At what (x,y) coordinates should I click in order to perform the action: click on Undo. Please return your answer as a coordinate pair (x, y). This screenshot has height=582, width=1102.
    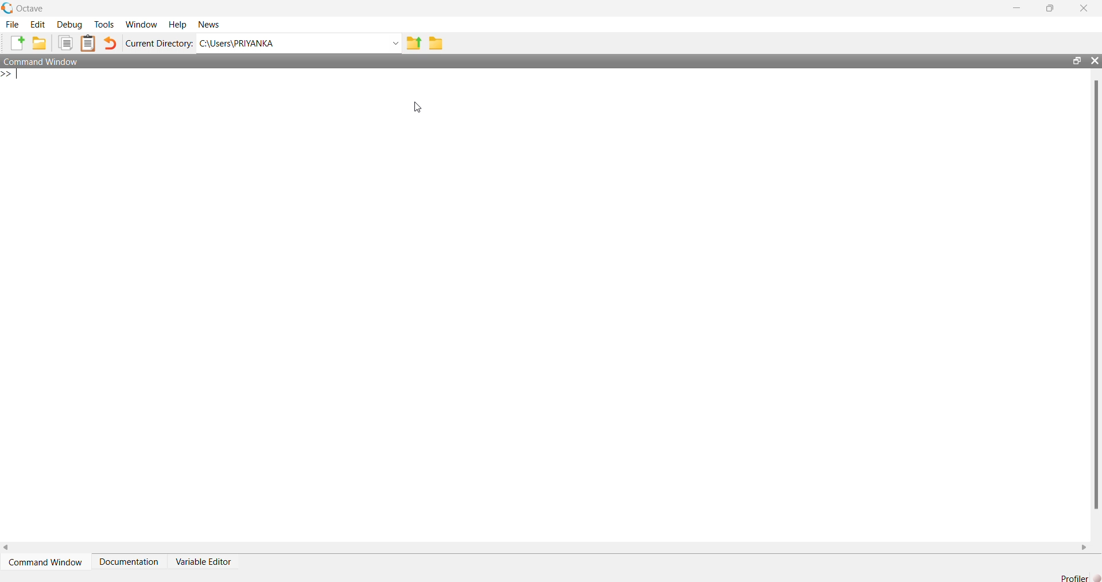
    Looking at the image, I should click on (110, 42).